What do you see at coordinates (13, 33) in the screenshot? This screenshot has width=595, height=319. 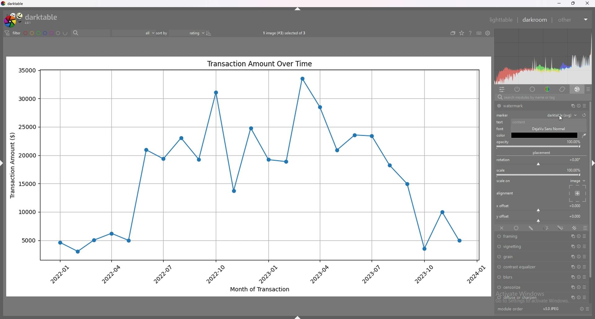 I see `filter` at bounding box center [13, 33].